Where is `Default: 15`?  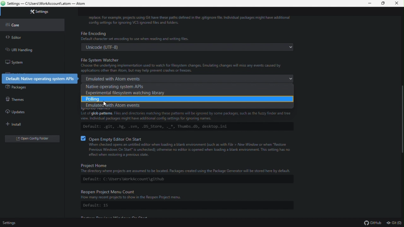 Default: 15 is located at coordinates (95, 206).